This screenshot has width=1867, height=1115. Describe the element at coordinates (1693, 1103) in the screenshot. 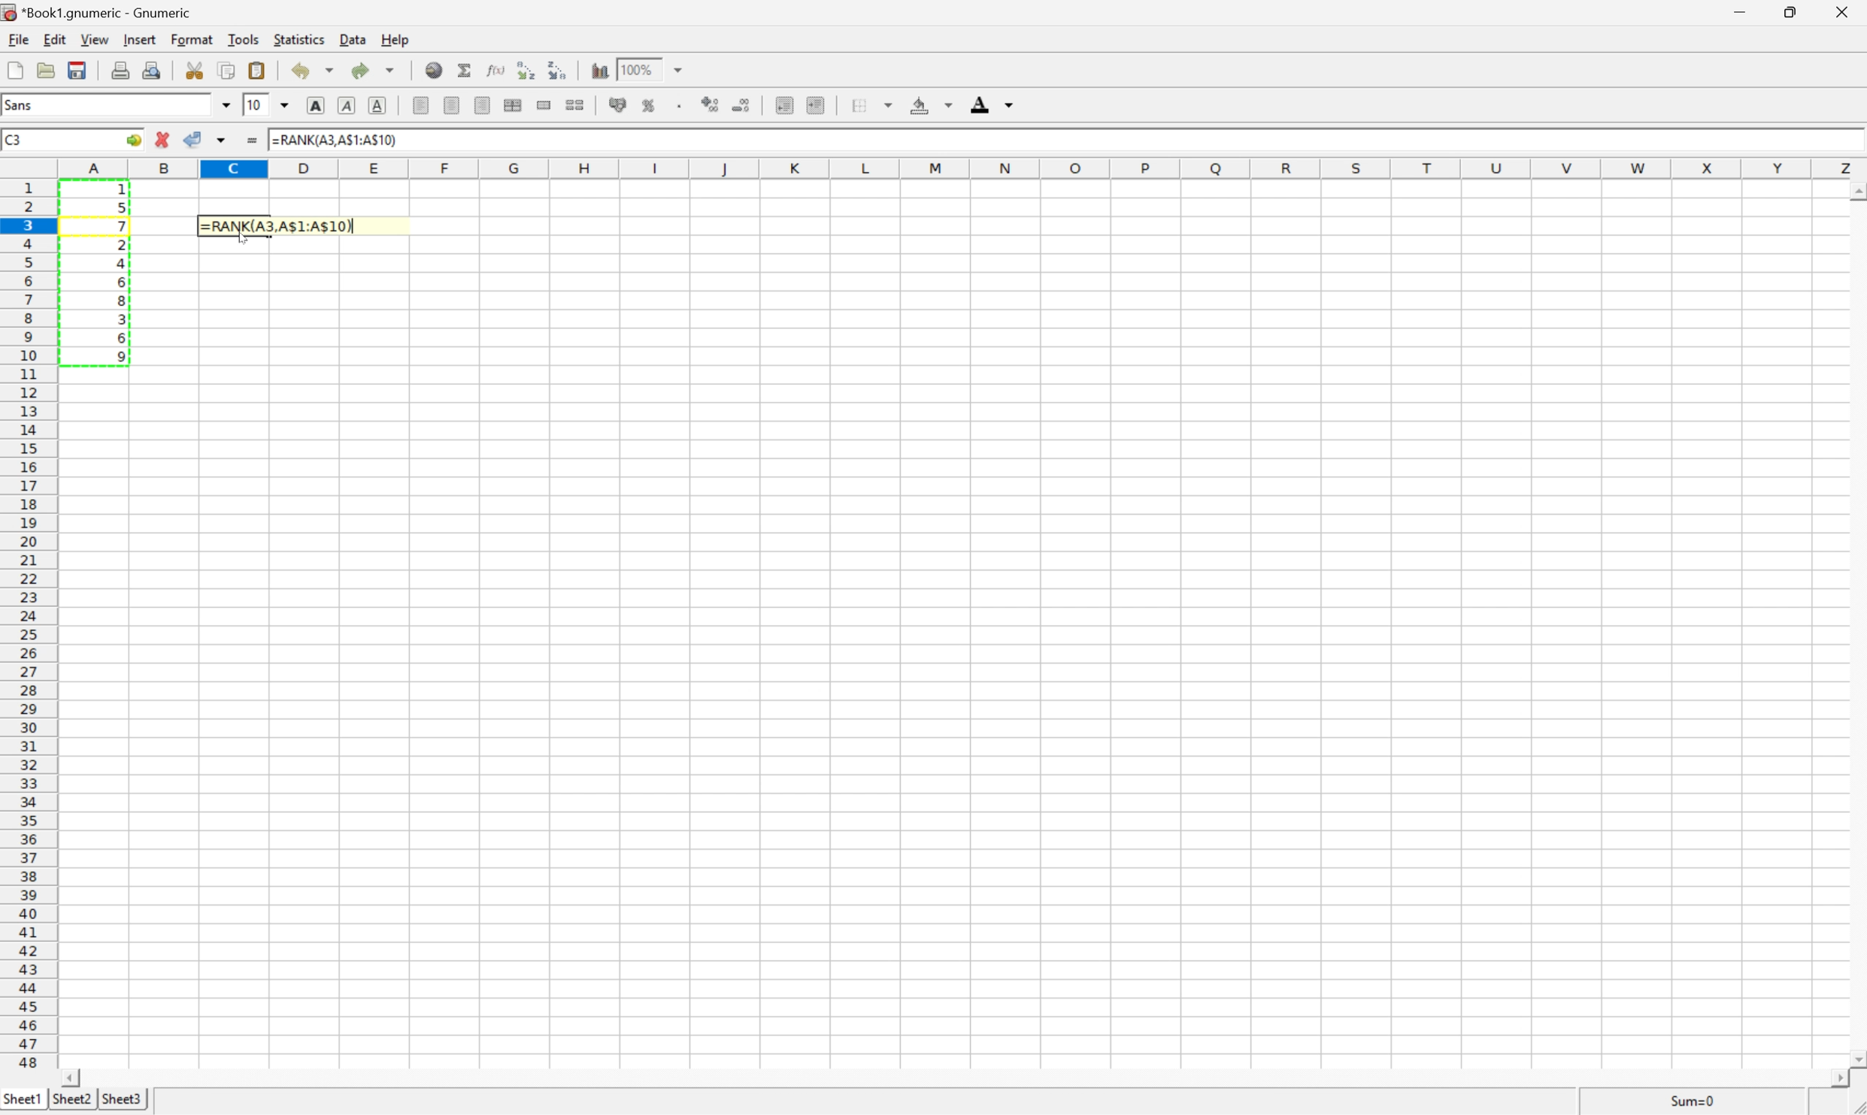

I see `Sum=1` at that location.